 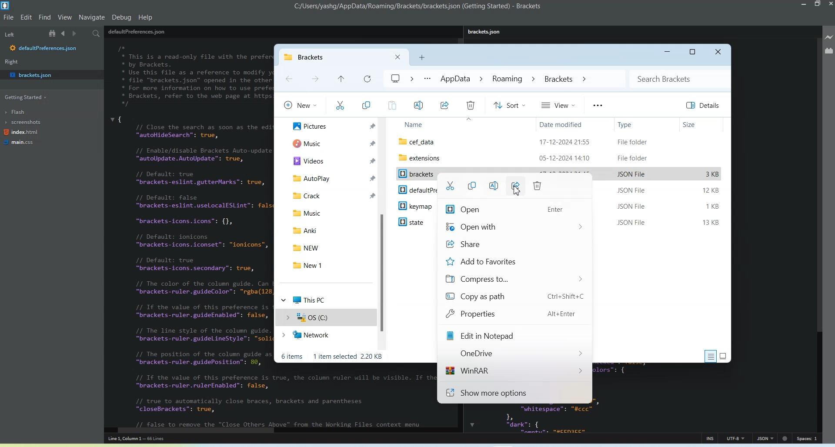 I want to click on Help, so click(x=145, y=17).